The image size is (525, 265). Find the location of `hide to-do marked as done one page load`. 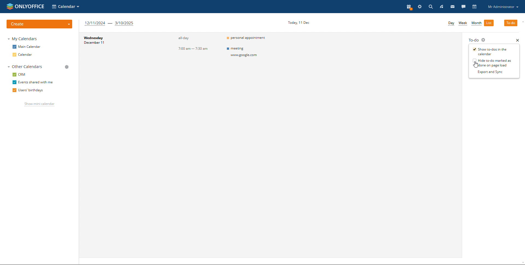

hide to-do marked as done one page load is located at coordinates (492, 63).